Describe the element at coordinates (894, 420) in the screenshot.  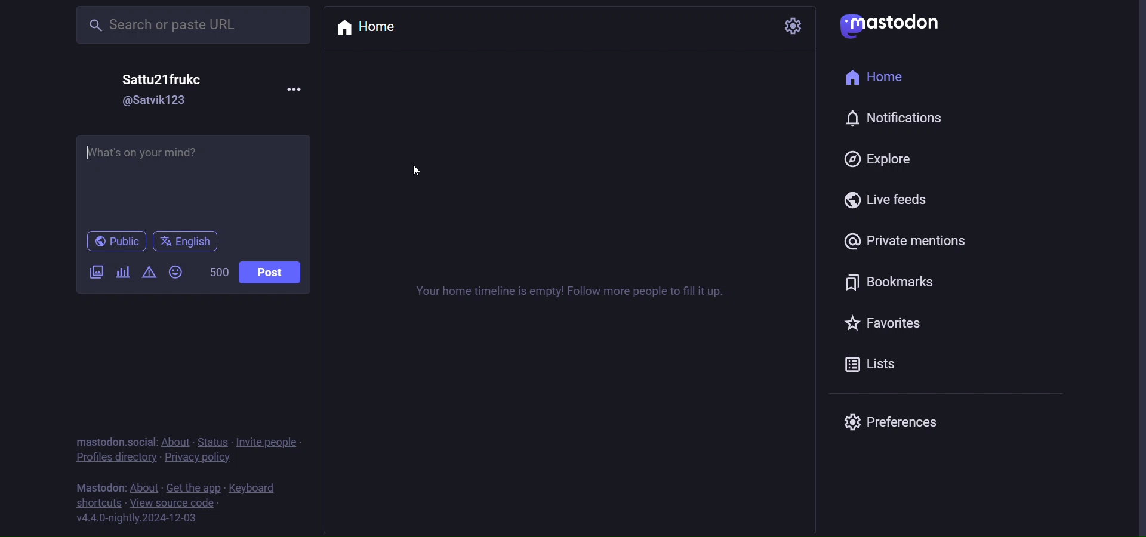
I see `preferences` at that location.